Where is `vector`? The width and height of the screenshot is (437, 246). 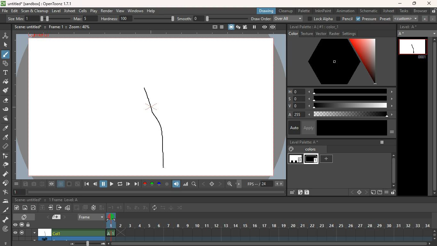 vector is located at coordinates (320, 34).